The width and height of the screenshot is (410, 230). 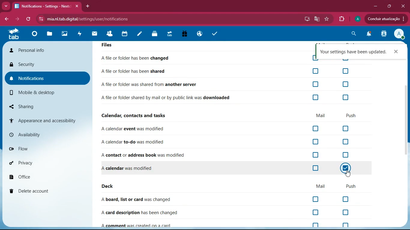 What do you see at coordinates (347, 98) in the screenshot?
I see `Checkbox` at bounding box center [347, 98].